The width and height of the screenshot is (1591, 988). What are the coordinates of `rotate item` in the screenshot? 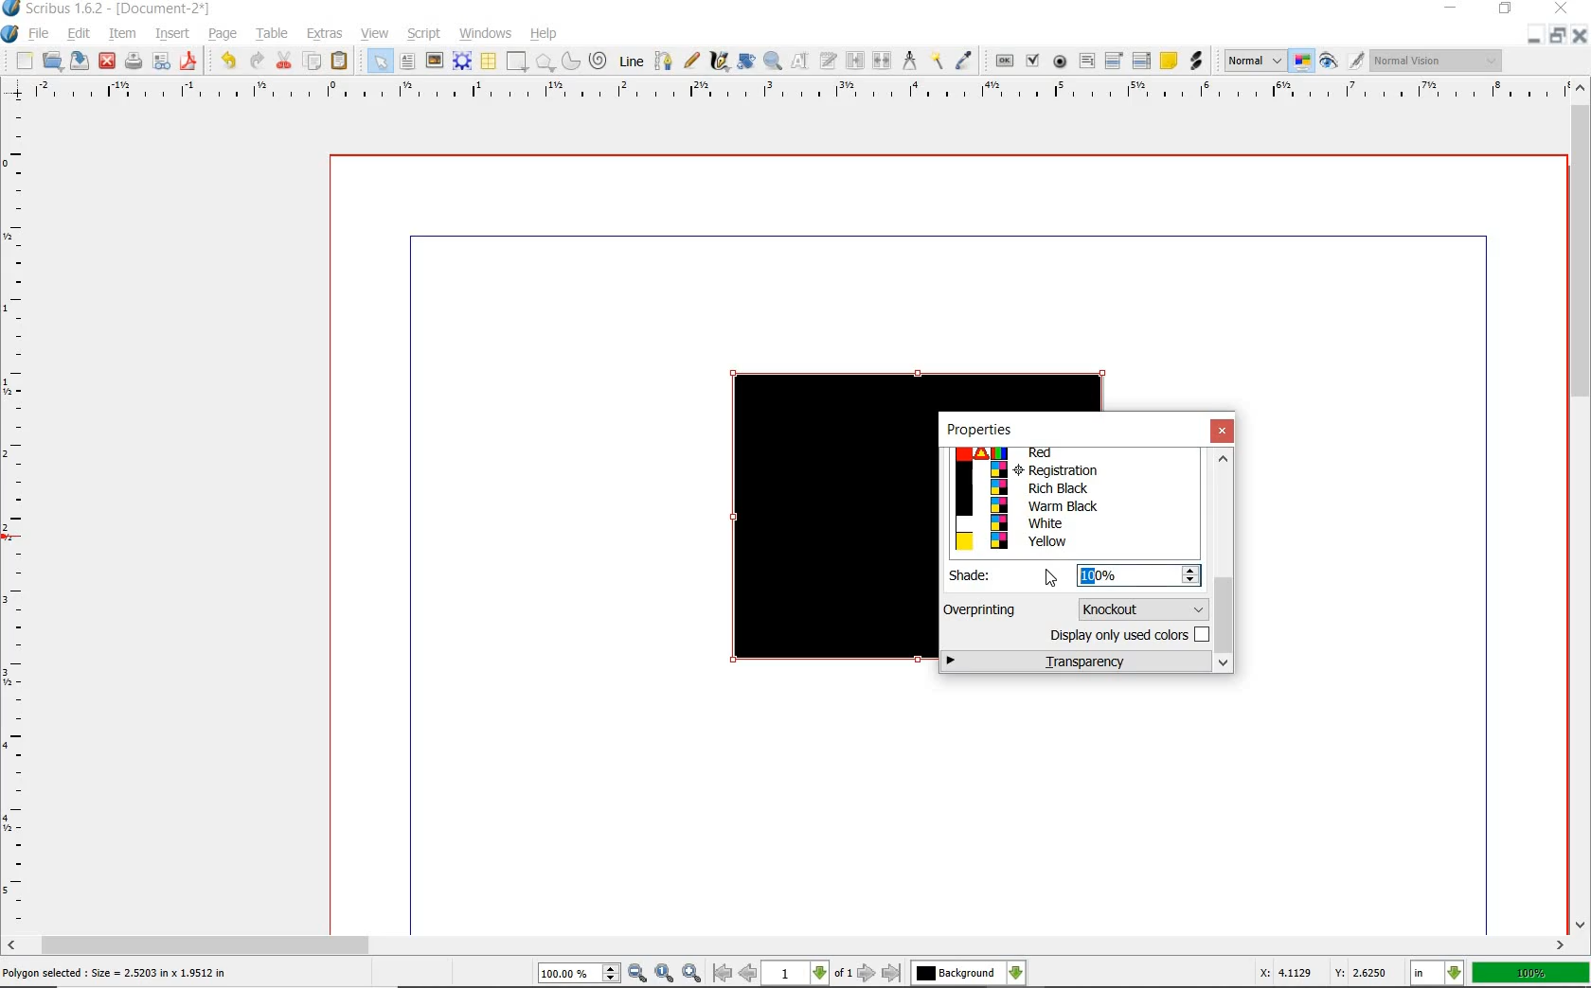 It's located at (747, 61).